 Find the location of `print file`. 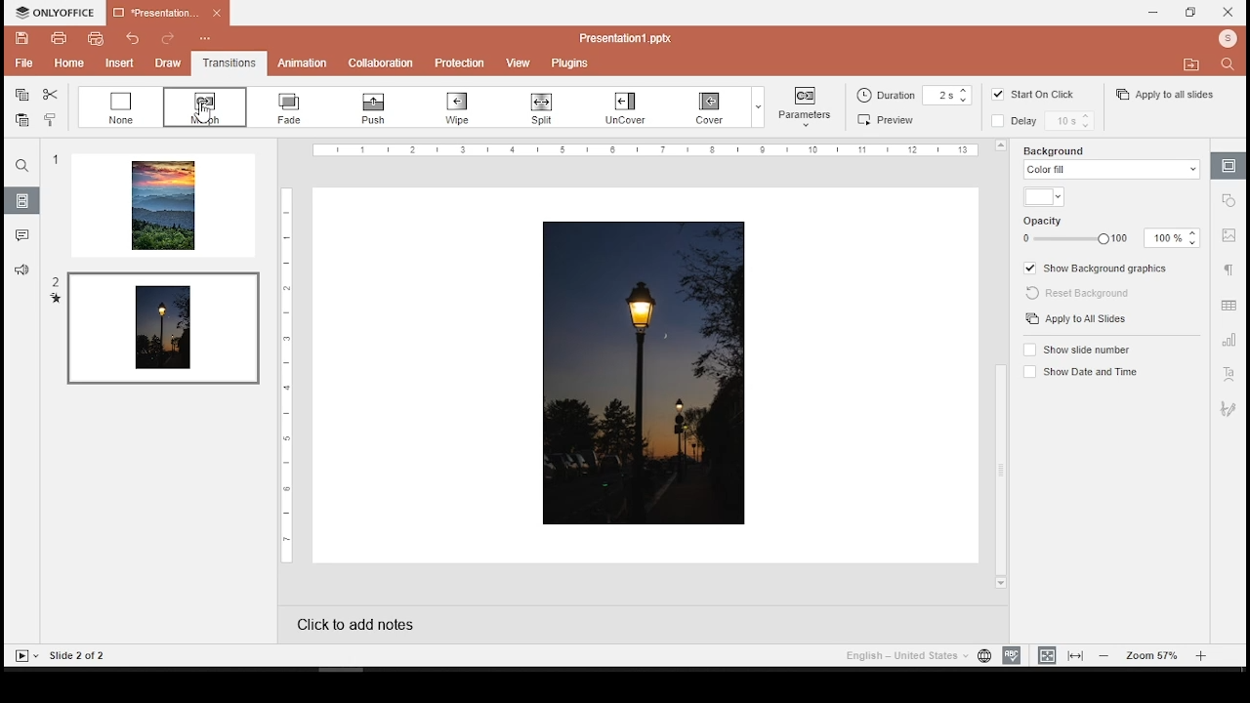

print file is located at coordinates (59, 39).